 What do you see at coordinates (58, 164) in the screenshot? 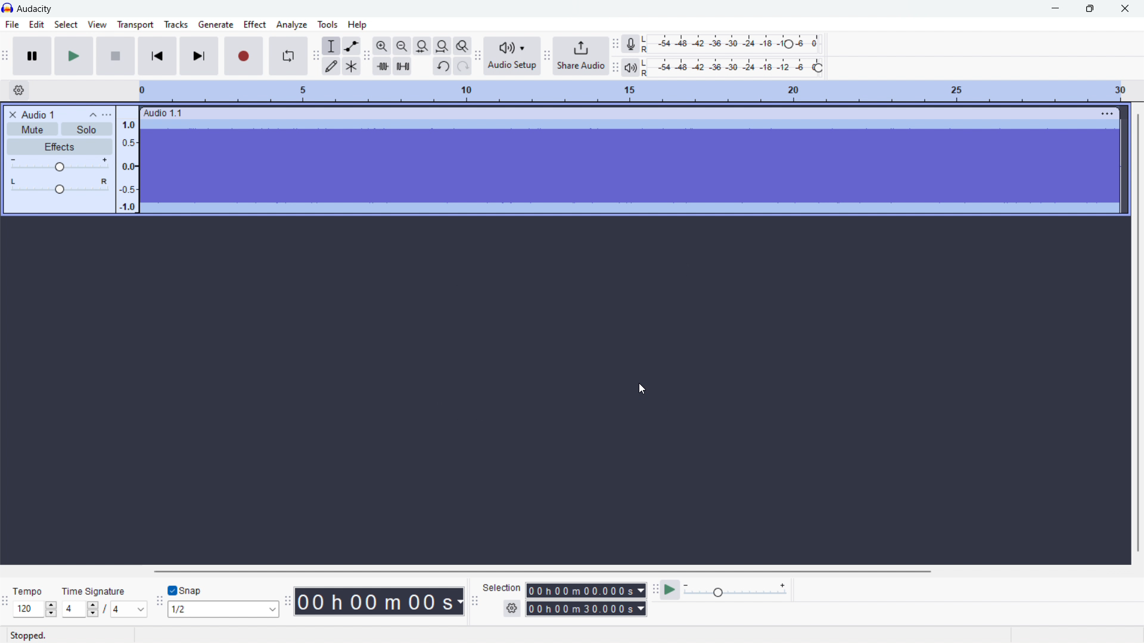
I see `volume` at bounding box center [58, 164].